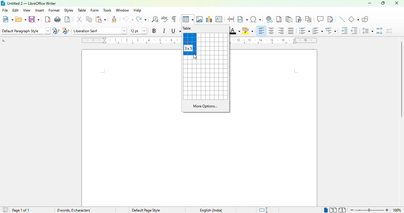  I want to click on close, so click(397, 3).